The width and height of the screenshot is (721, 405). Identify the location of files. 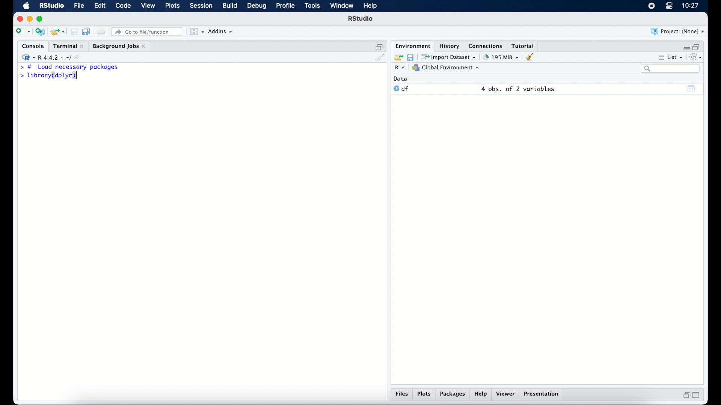
(402, 395).